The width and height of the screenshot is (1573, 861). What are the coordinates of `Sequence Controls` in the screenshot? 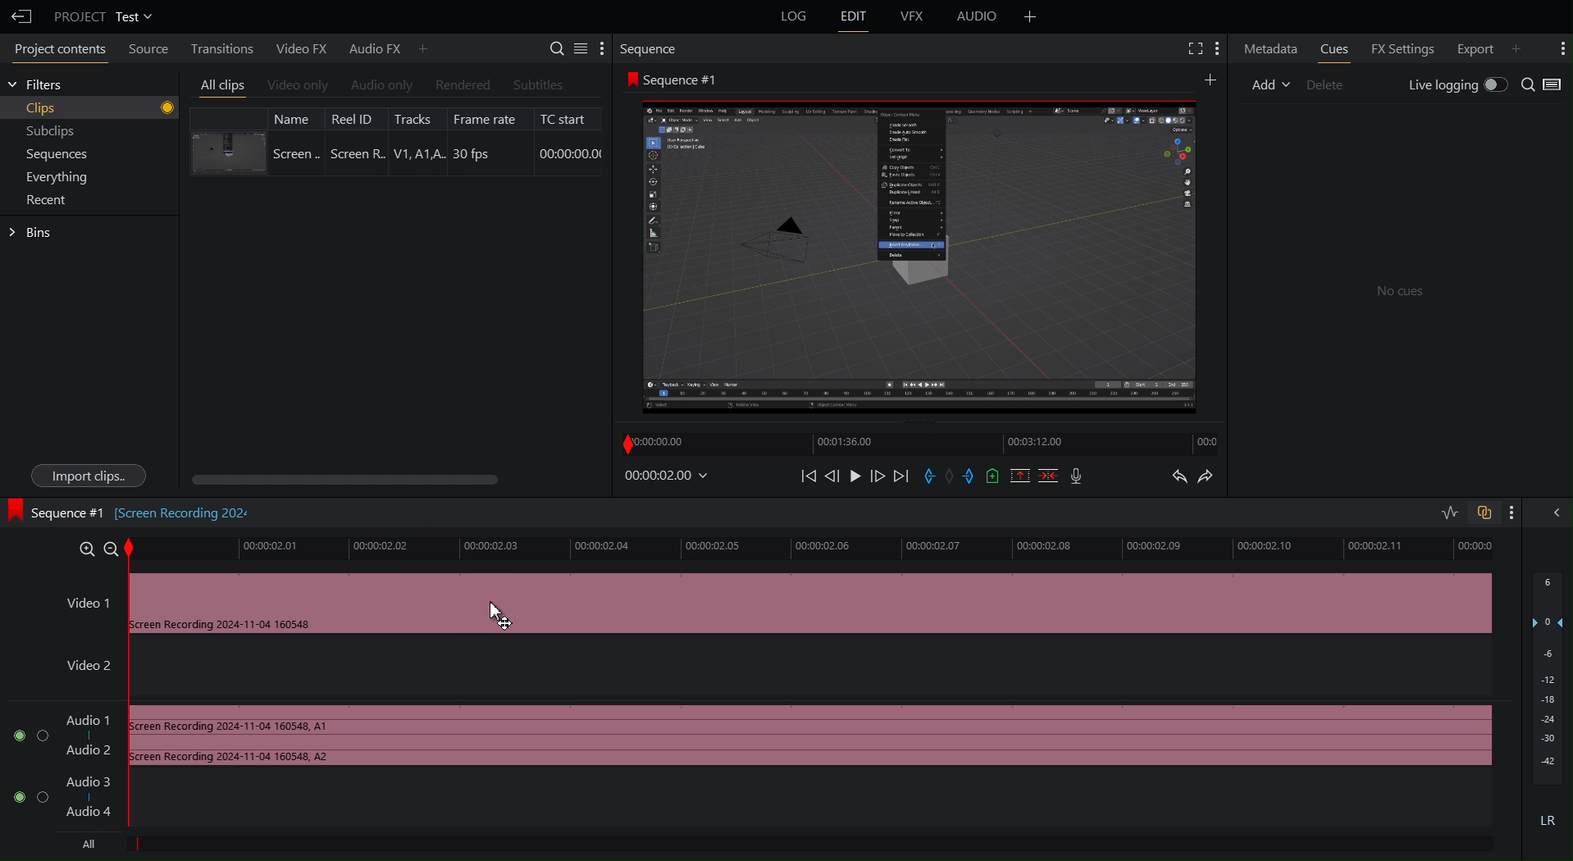 It's located at (942, 476).